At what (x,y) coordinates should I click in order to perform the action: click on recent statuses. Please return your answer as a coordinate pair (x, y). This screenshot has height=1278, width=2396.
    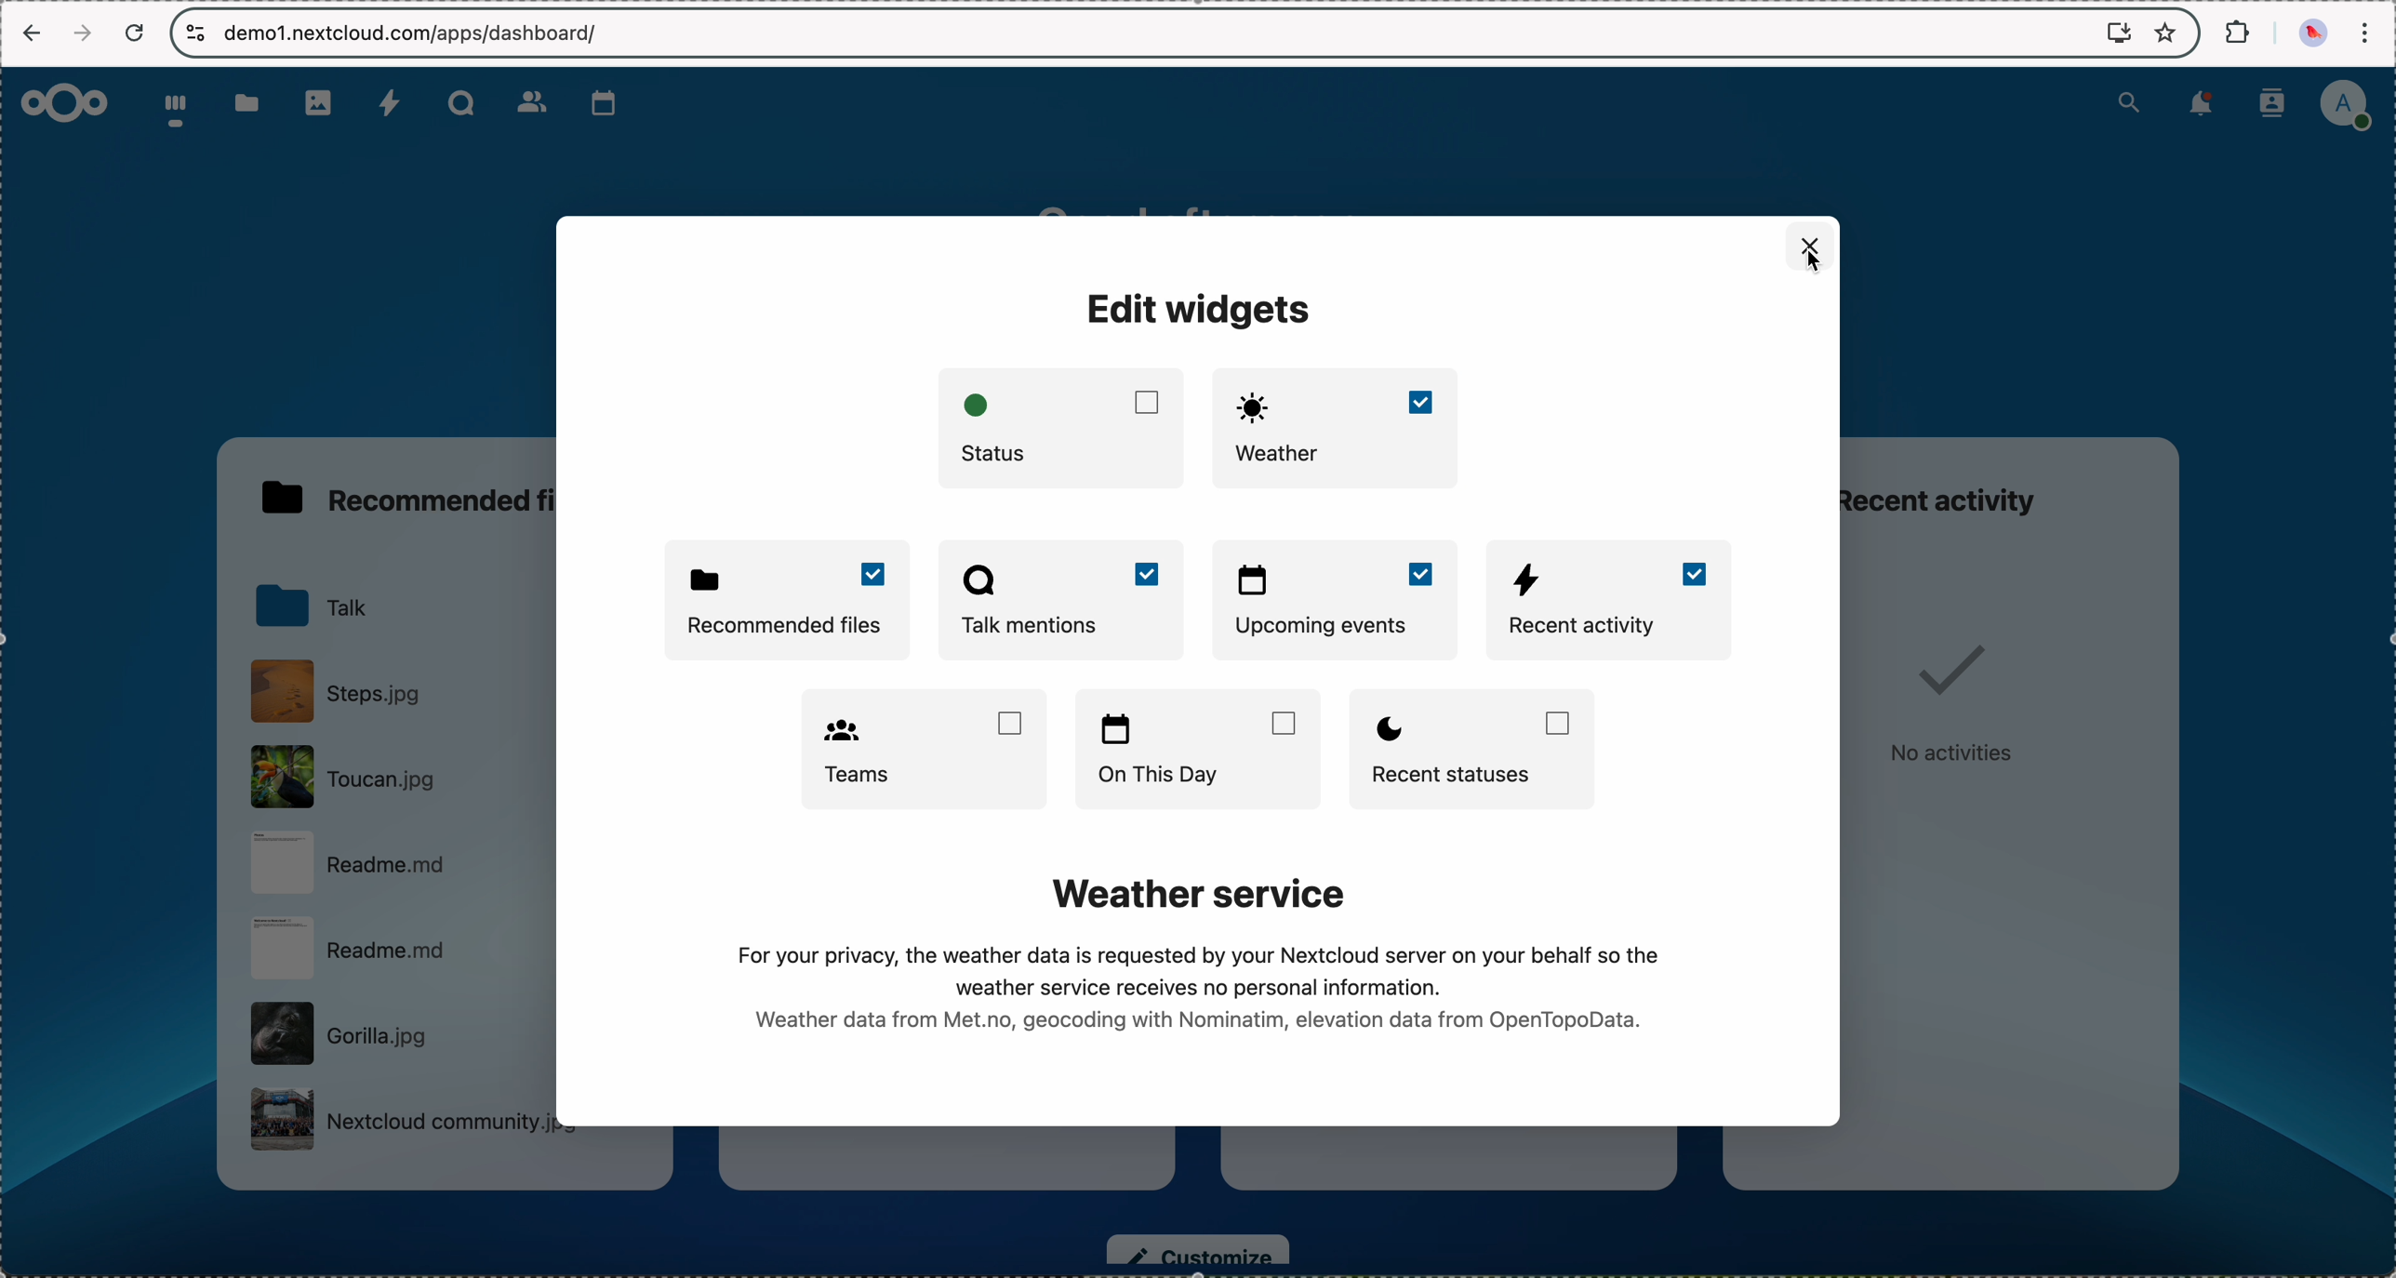
    Looking at the image, I should click on (1481, 748).